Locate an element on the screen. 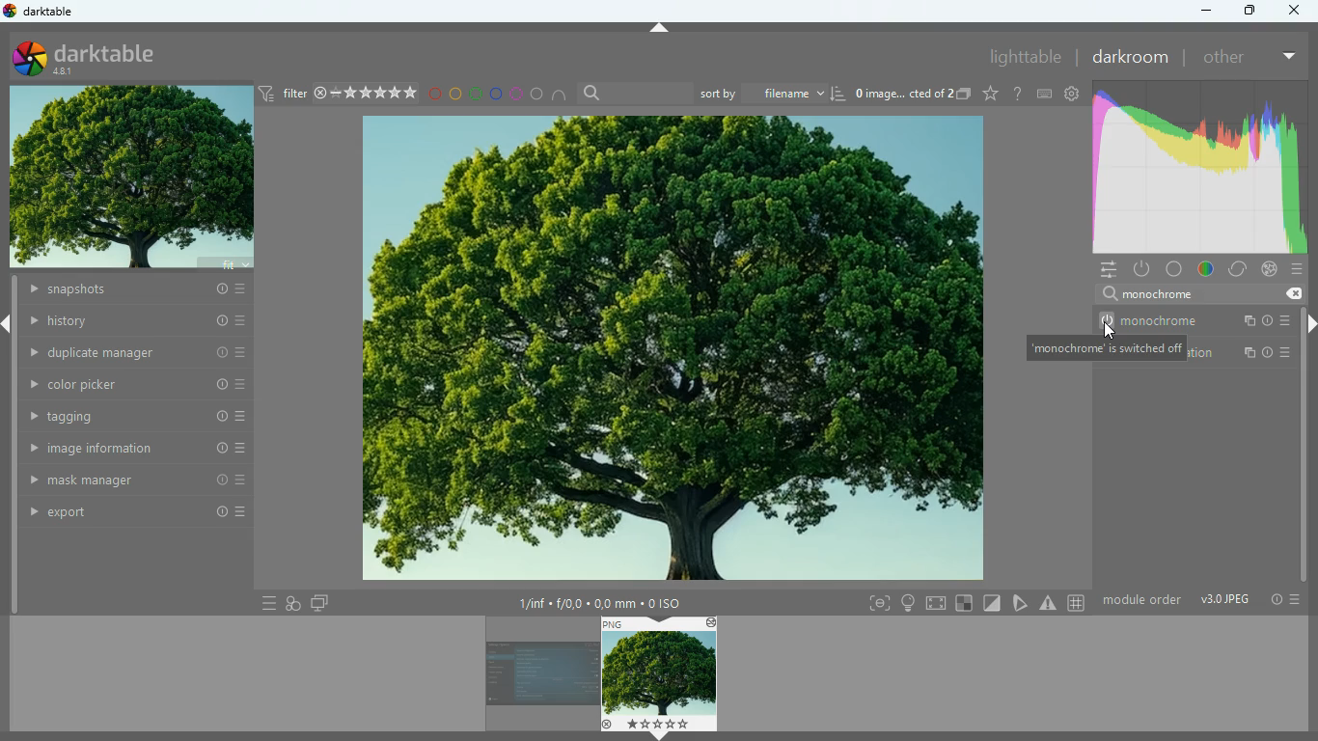 The width and height of the screenshot is (1318, 741). overlap is located at coordinates (295, 604).